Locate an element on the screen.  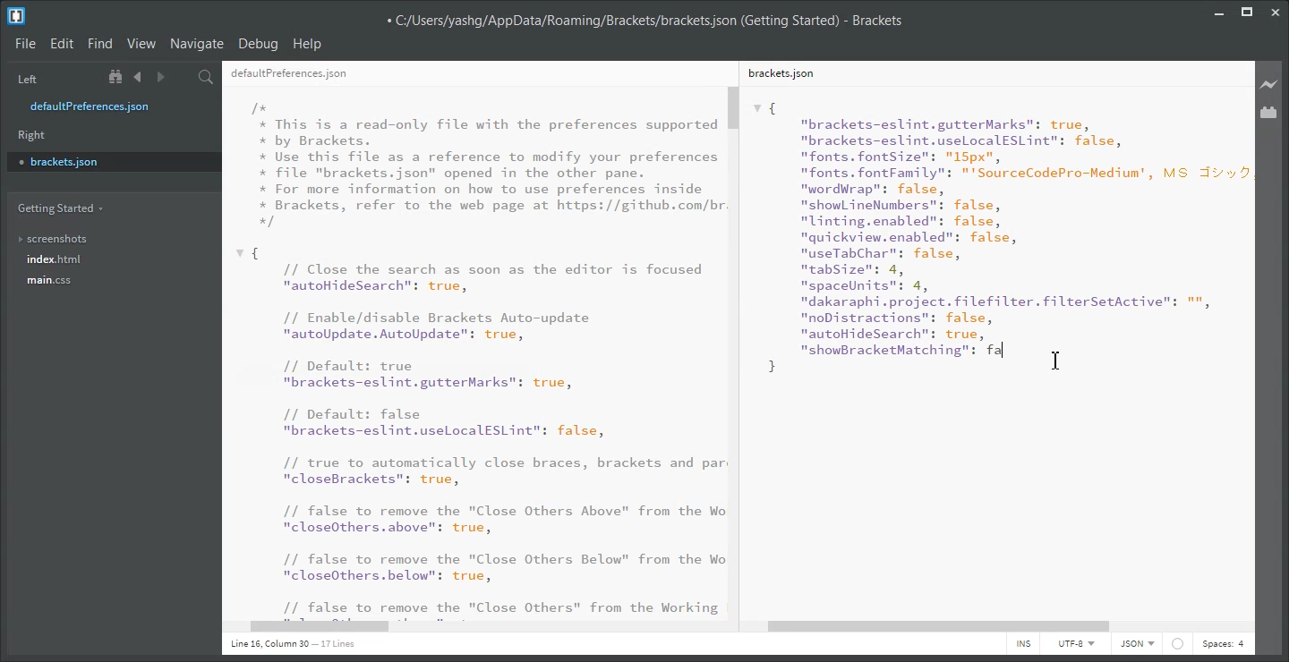
Show in the file tree is located at coordinates (117, 77).